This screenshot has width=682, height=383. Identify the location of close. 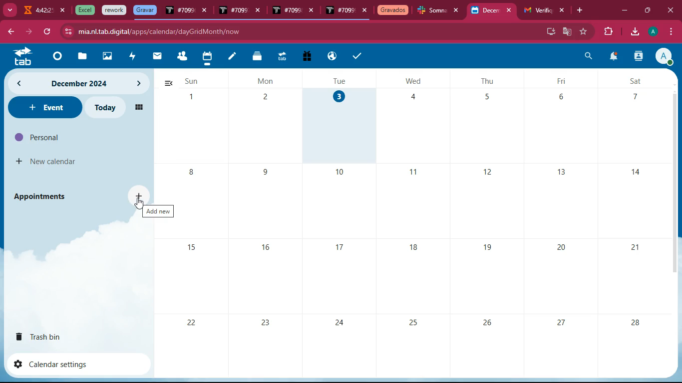
(260, 12).